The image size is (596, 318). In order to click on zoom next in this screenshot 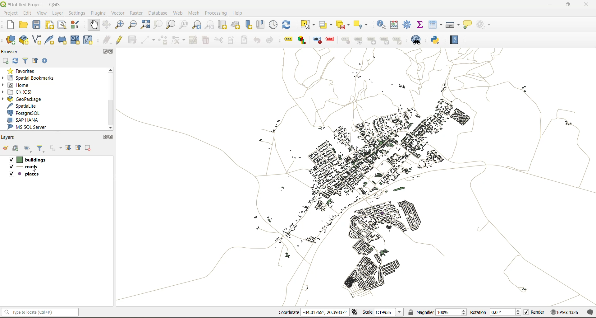, I will do `click(210, 25)`.